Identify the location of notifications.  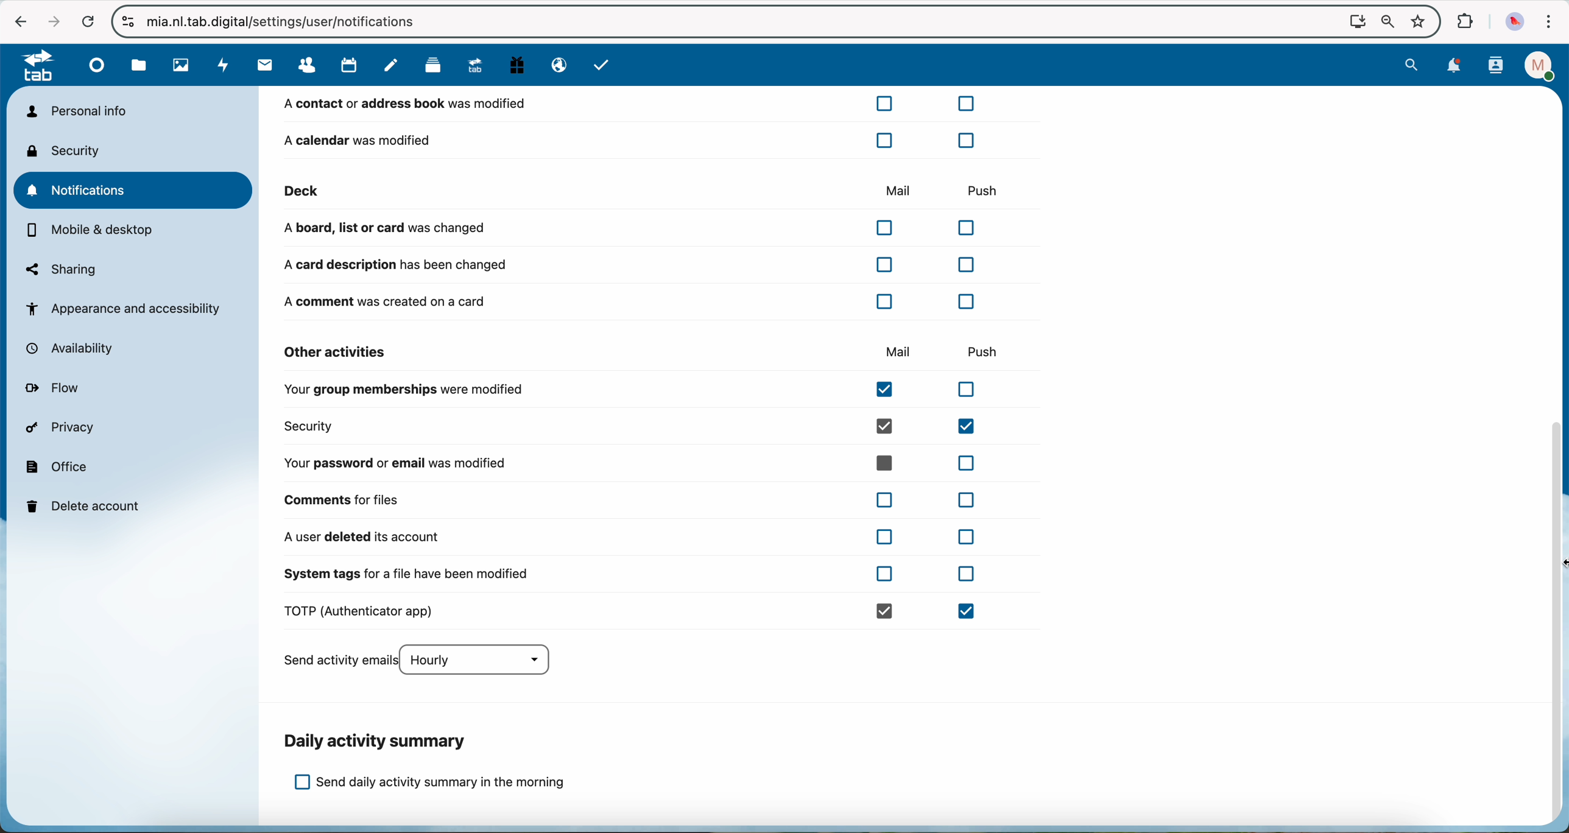
(135, 190).